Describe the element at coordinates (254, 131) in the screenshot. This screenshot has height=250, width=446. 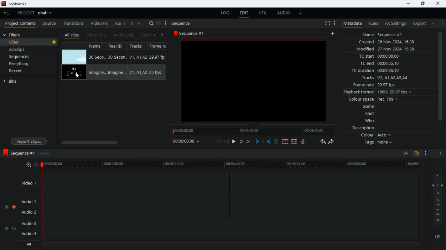
I see `timeline` at that location.